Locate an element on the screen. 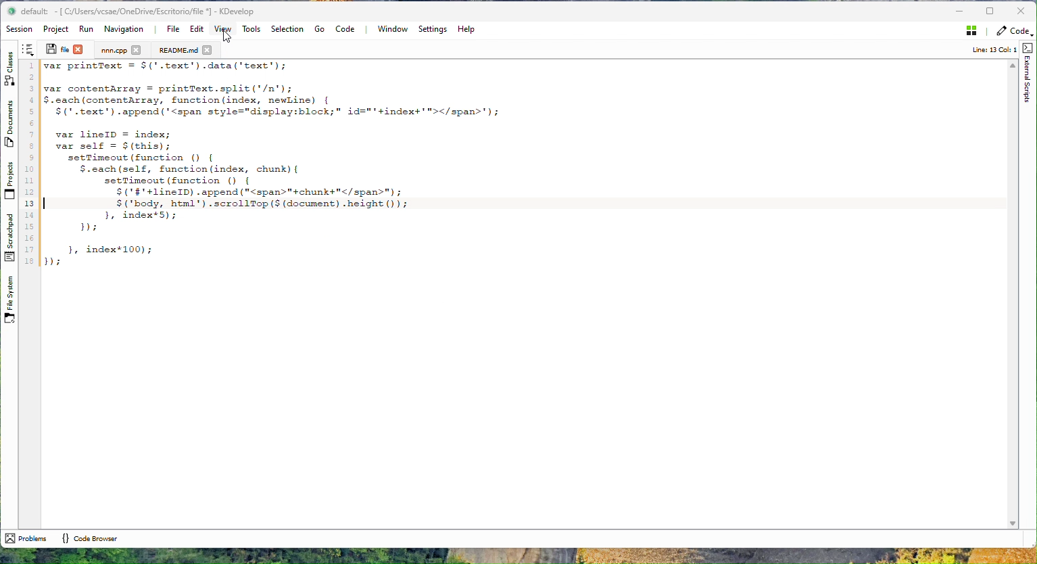 The image size is (1037, 564). Code is located at coordinates (347, 28).